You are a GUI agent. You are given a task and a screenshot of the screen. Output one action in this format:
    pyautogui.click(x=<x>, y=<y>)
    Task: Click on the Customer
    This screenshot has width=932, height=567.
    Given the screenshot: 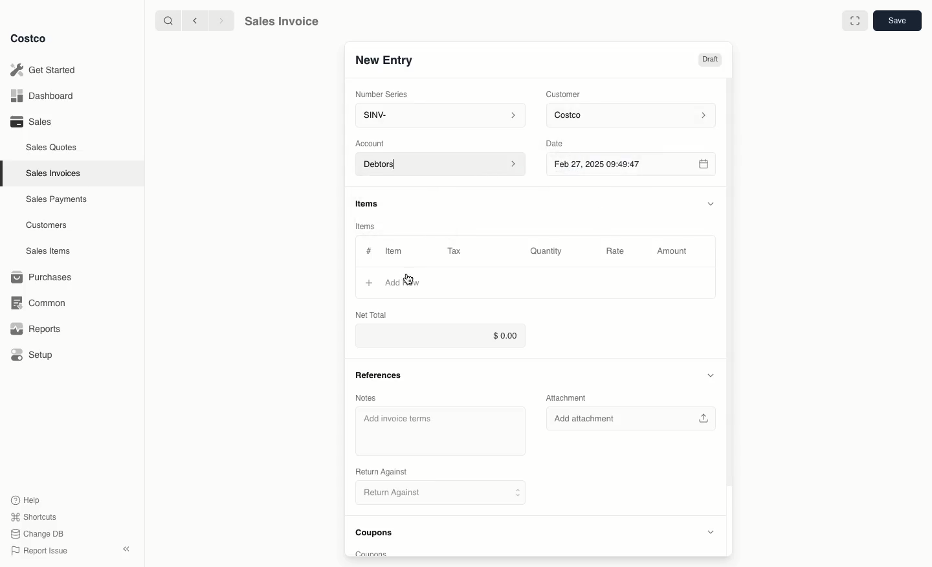 What is the action you would take?
    pyautogui.click(x=564, y=93)
    